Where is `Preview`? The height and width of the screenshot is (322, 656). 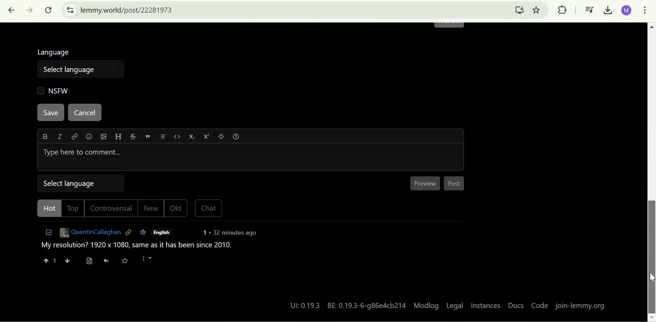 Preview is located at coordinates (427, 184).